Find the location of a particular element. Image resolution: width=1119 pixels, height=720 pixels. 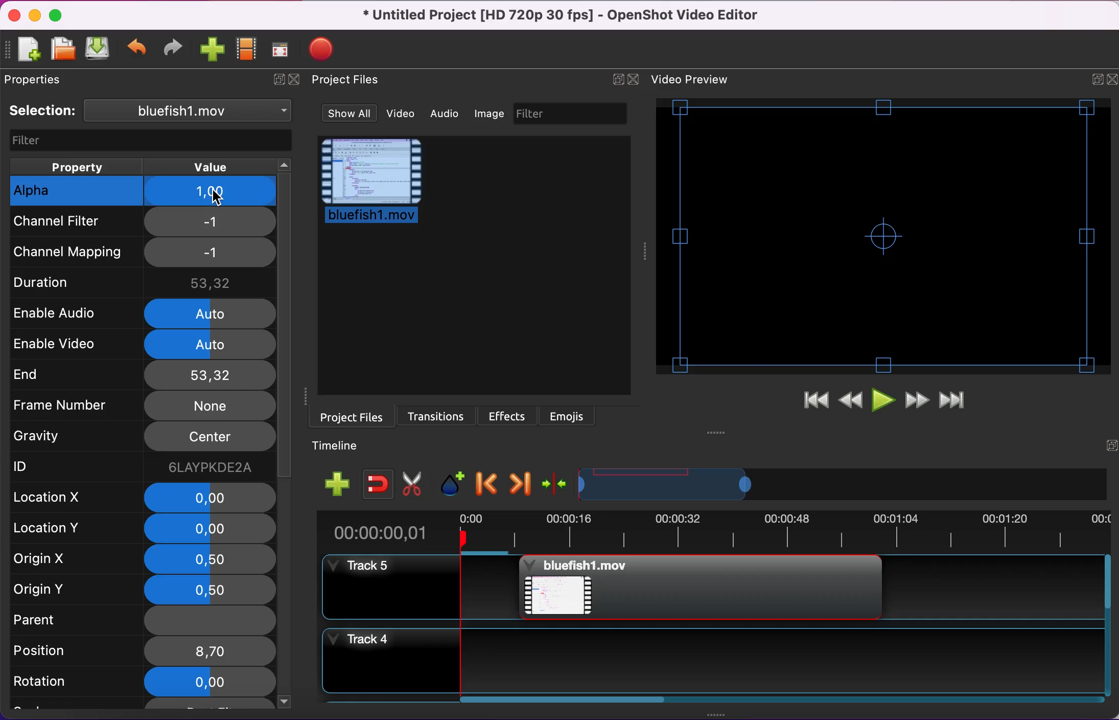

properties is located at coordinates (38, 83).